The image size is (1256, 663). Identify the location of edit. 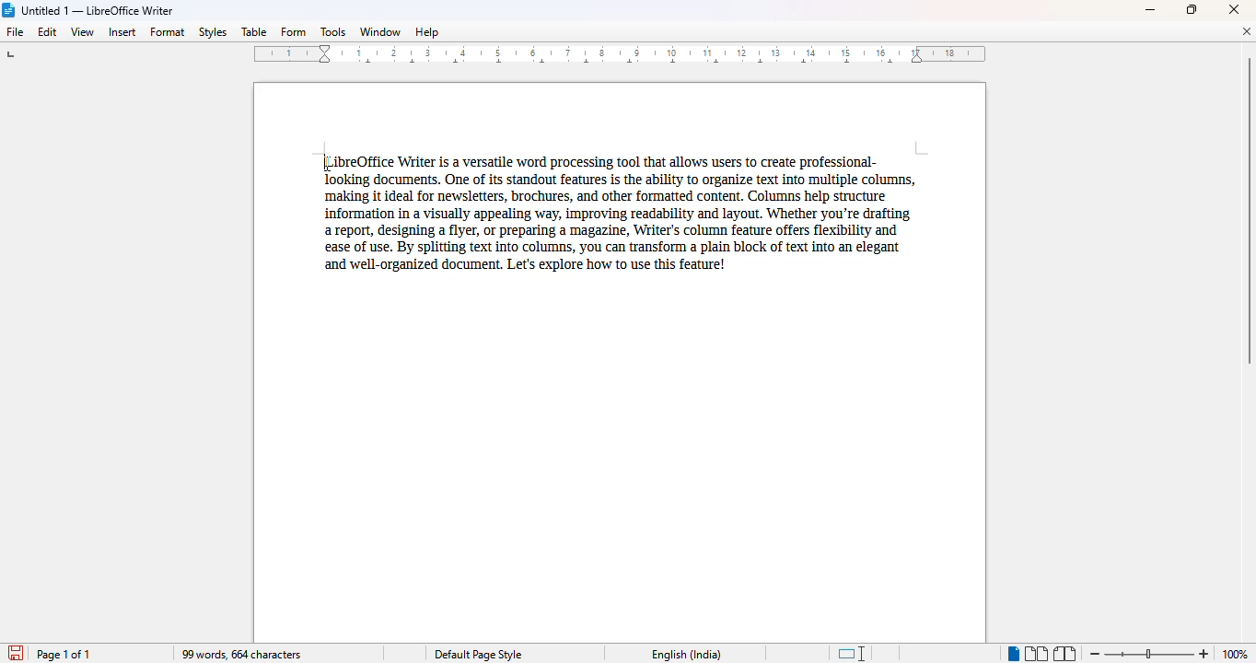
(48, 31).